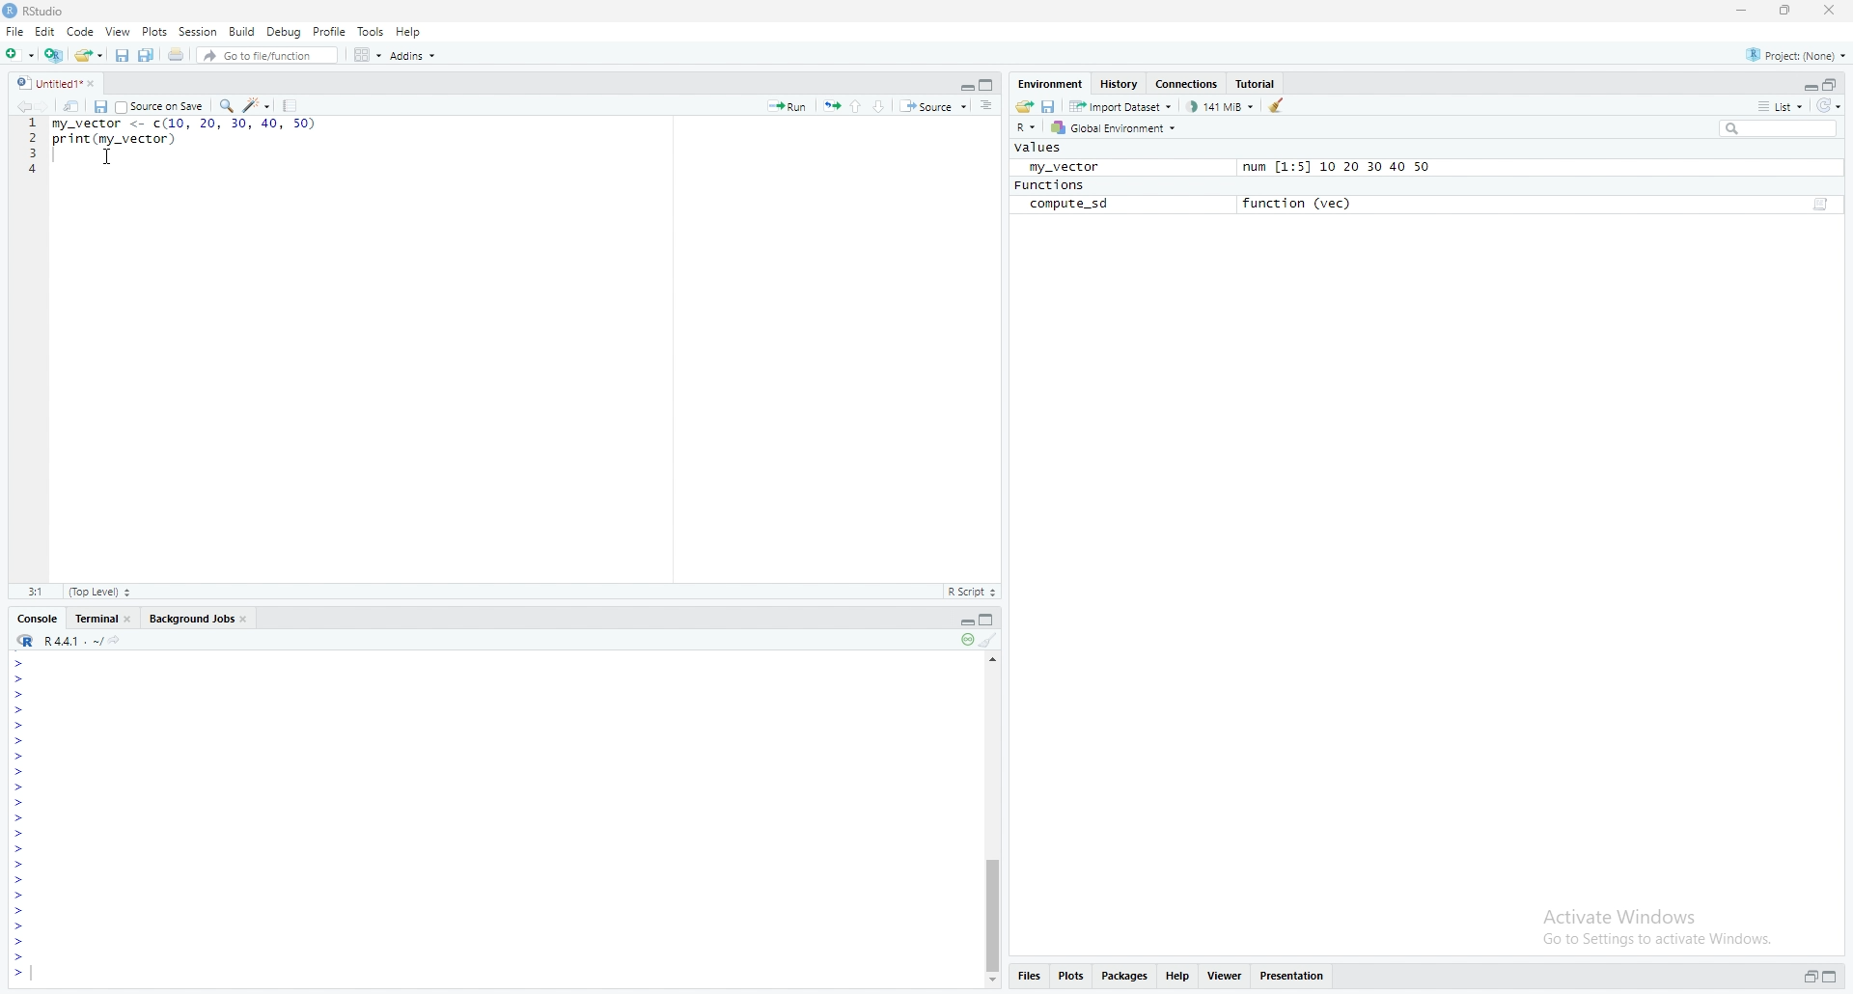  Describe the element at coordinates (1029, 975) in the screenshot. I see `Files` at that location.